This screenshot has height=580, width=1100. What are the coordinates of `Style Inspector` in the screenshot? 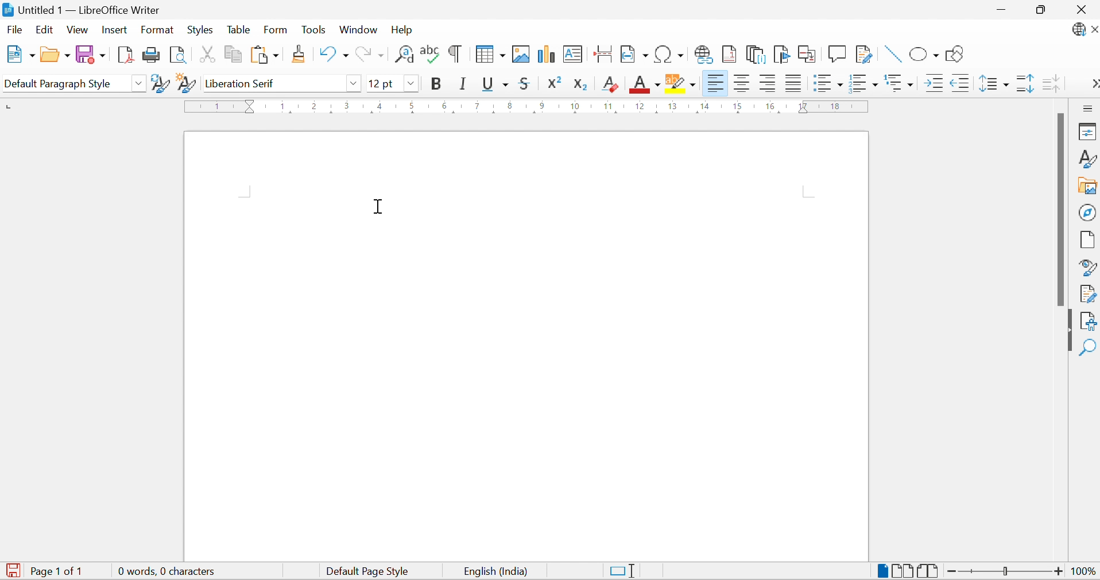 It's located at (1089, 268).